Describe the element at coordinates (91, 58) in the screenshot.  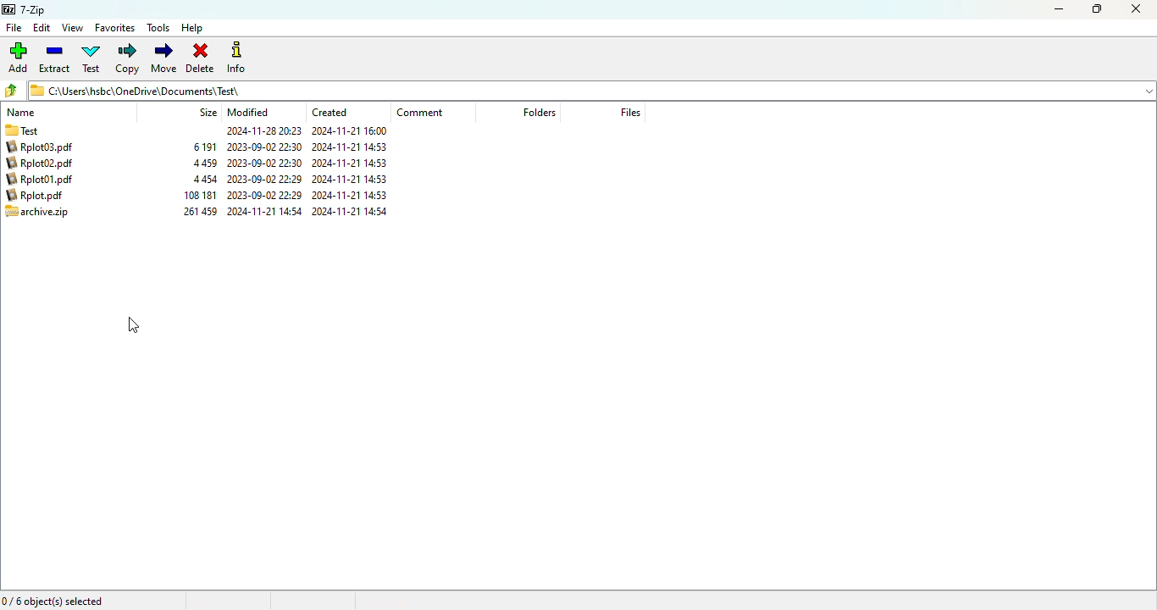
I see `test` at that location.